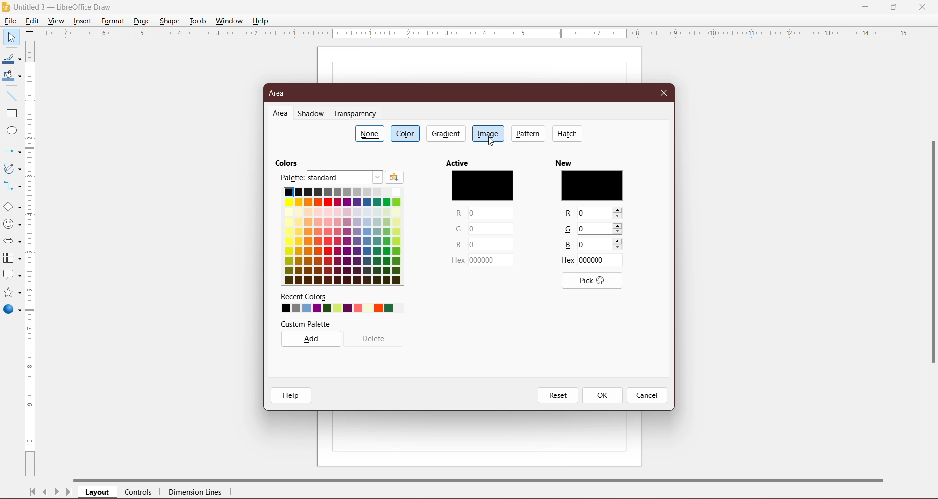  What do you see at coordinates (490, 229) in the screenshot?
I see `0` at bounding box center [490, 229].